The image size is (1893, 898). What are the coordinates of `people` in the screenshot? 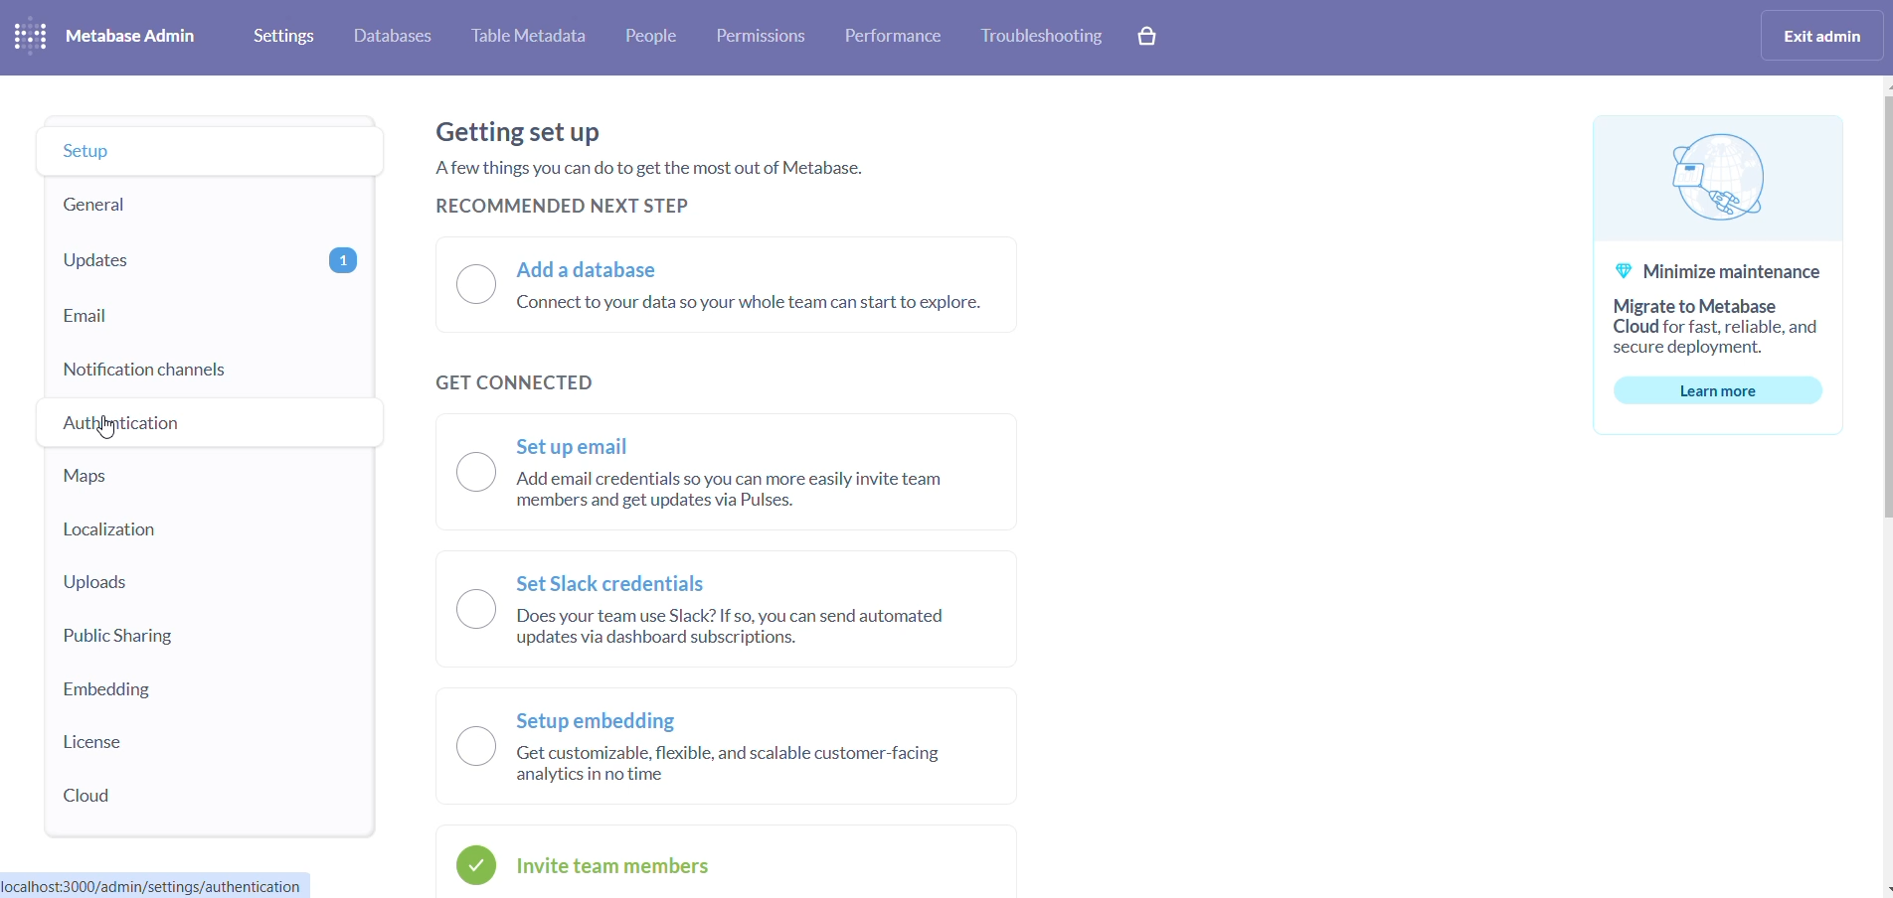 It's located at (656, 38).